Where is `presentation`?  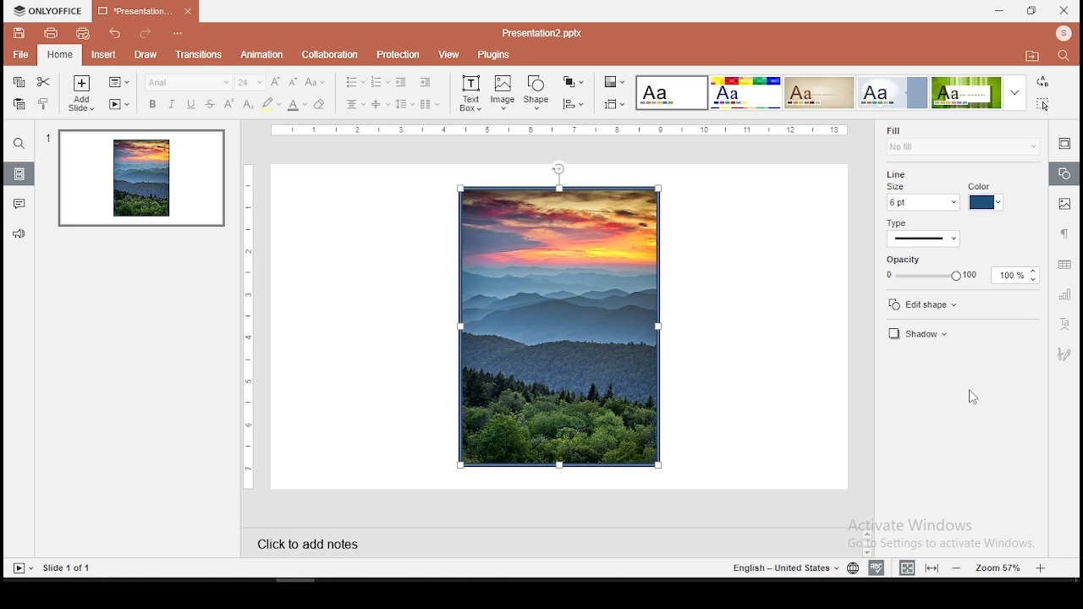 presentation is located at coordinates (146, 10).